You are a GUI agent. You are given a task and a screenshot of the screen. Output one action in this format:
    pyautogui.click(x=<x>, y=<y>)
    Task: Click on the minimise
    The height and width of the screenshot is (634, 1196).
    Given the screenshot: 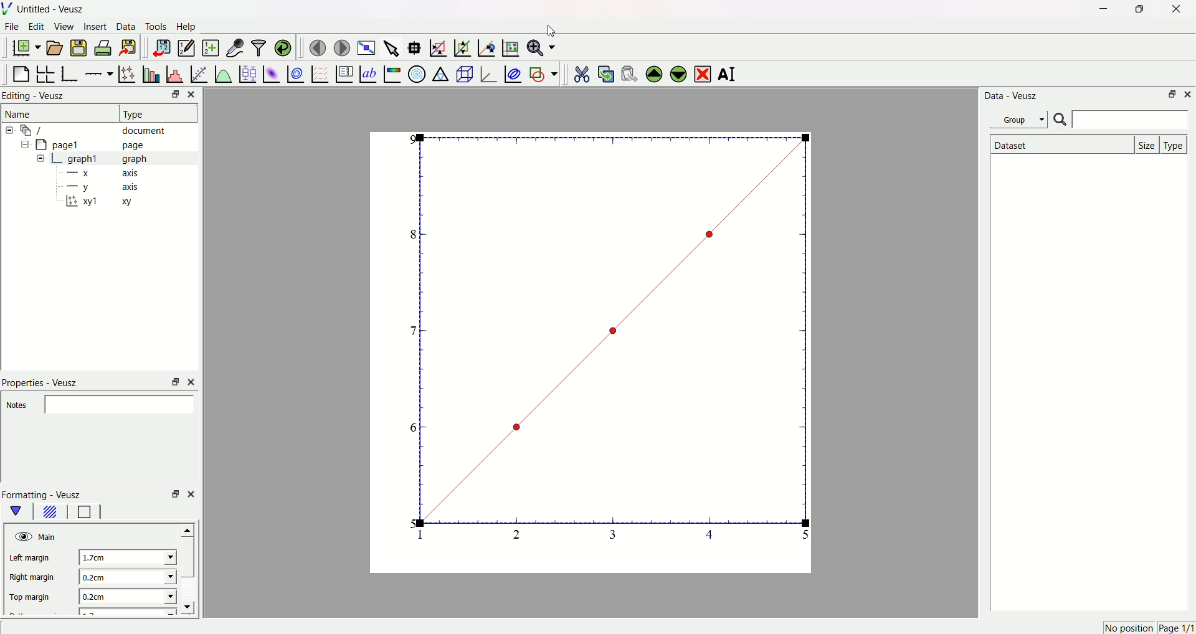 What is the action you would take?
    pyautogui.click(x=173, y=494)
    